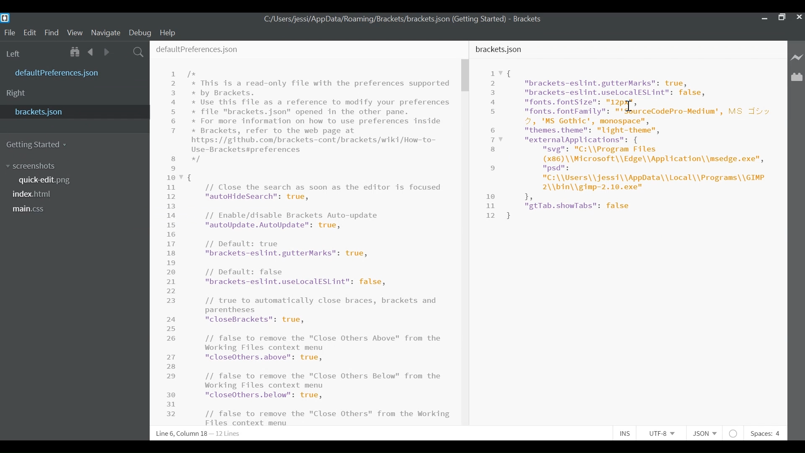  Describe the element at coordinates (15, 53) in the screenshot. I see `Left` at that location.